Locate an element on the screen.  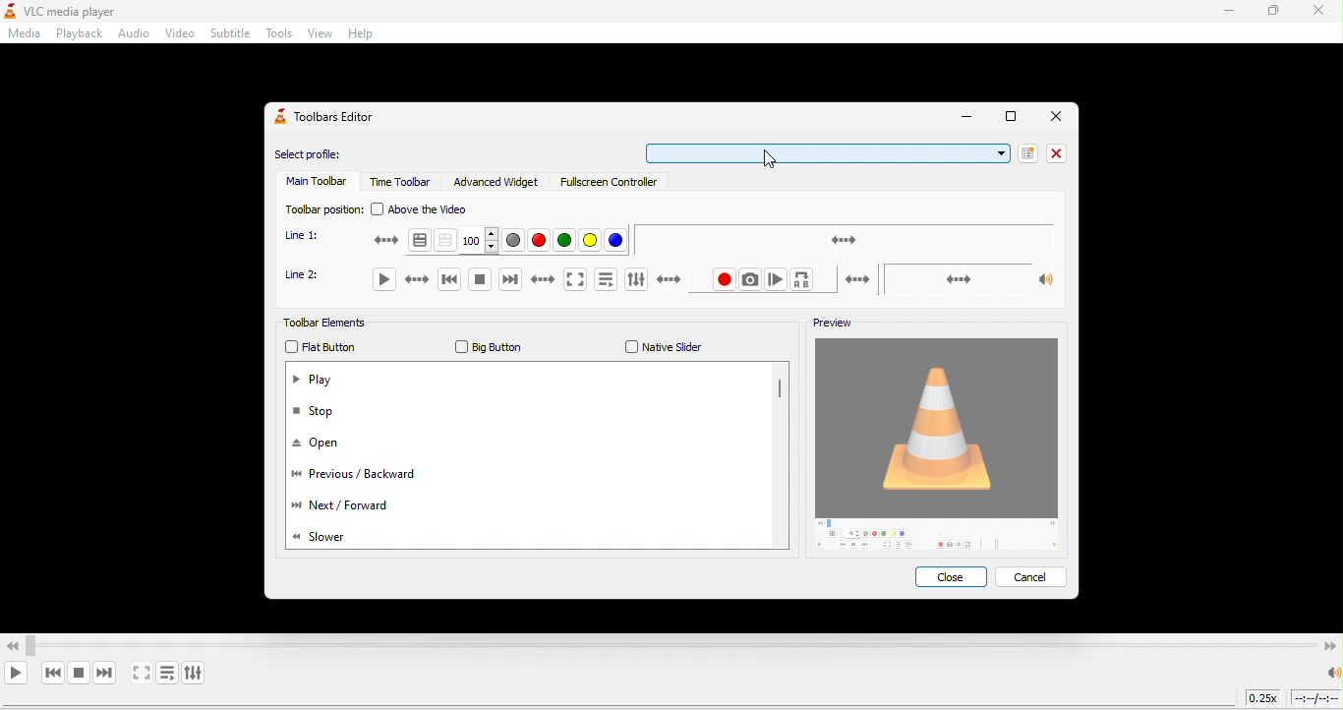
toggle playlist is located at coordinates (168, 673).